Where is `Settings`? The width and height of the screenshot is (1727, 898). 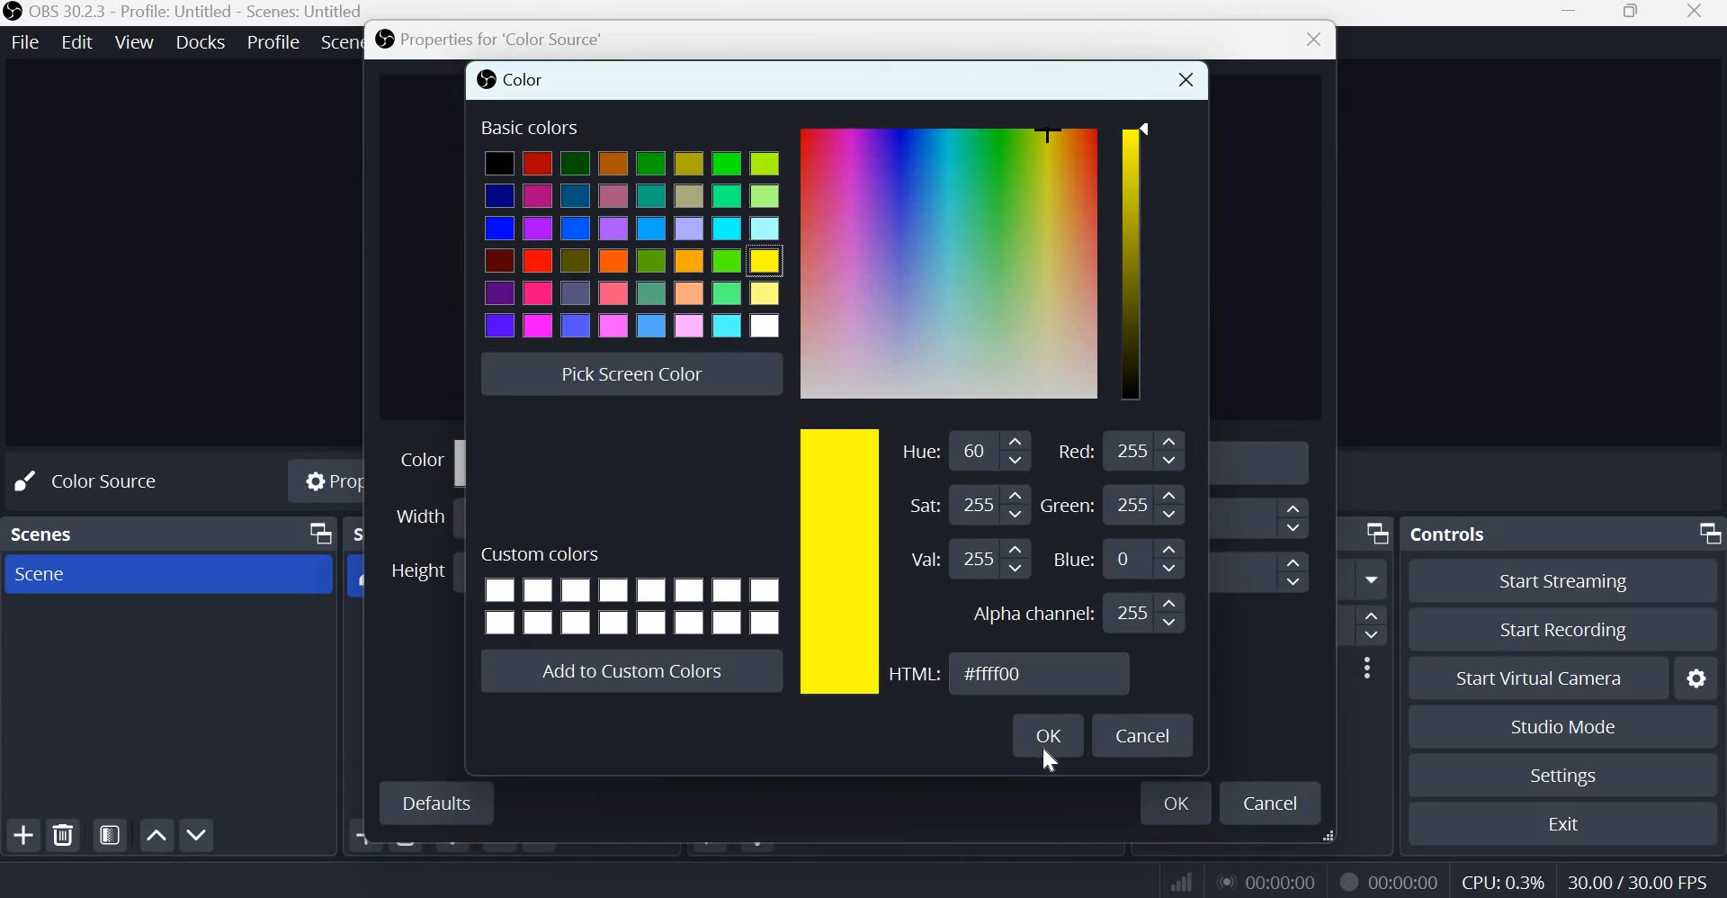 Settings is located at coordinates (1561, 776).